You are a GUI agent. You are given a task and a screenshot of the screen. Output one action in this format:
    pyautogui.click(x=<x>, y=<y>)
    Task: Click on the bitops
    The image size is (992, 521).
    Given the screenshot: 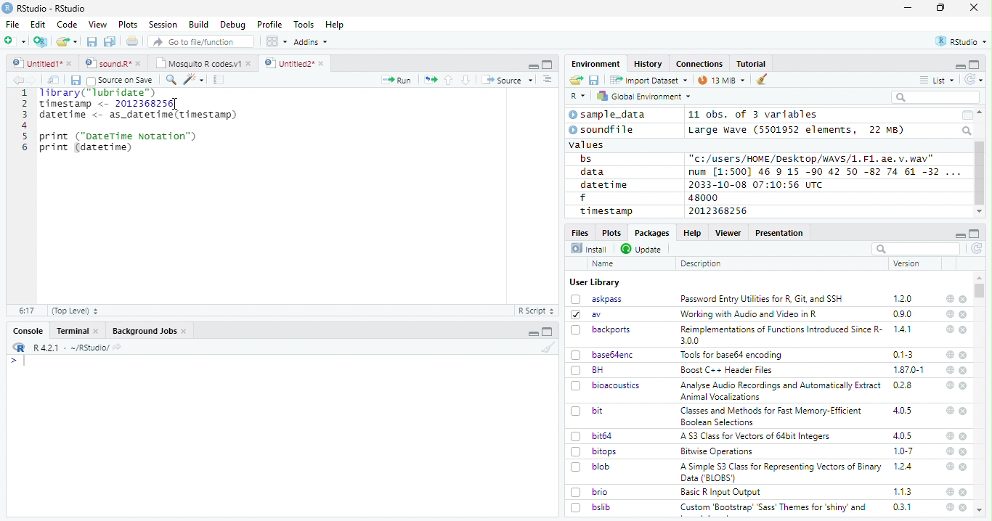 What is the action you would take?
    pyautogui.click(x=595, y=451)
    